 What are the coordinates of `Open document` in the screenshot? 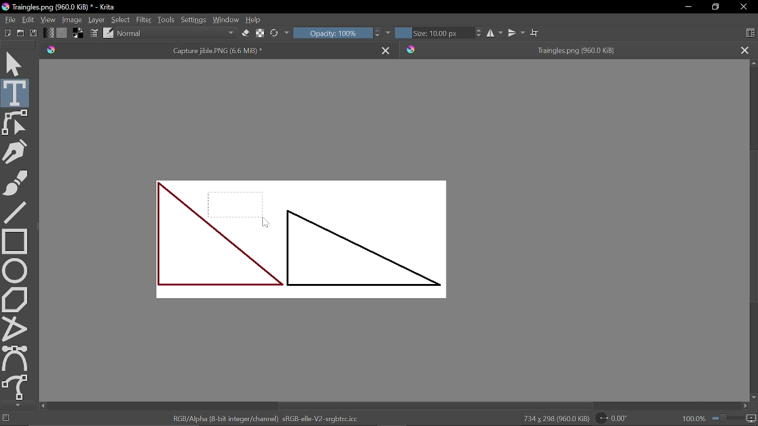 It's located at (20, 34).